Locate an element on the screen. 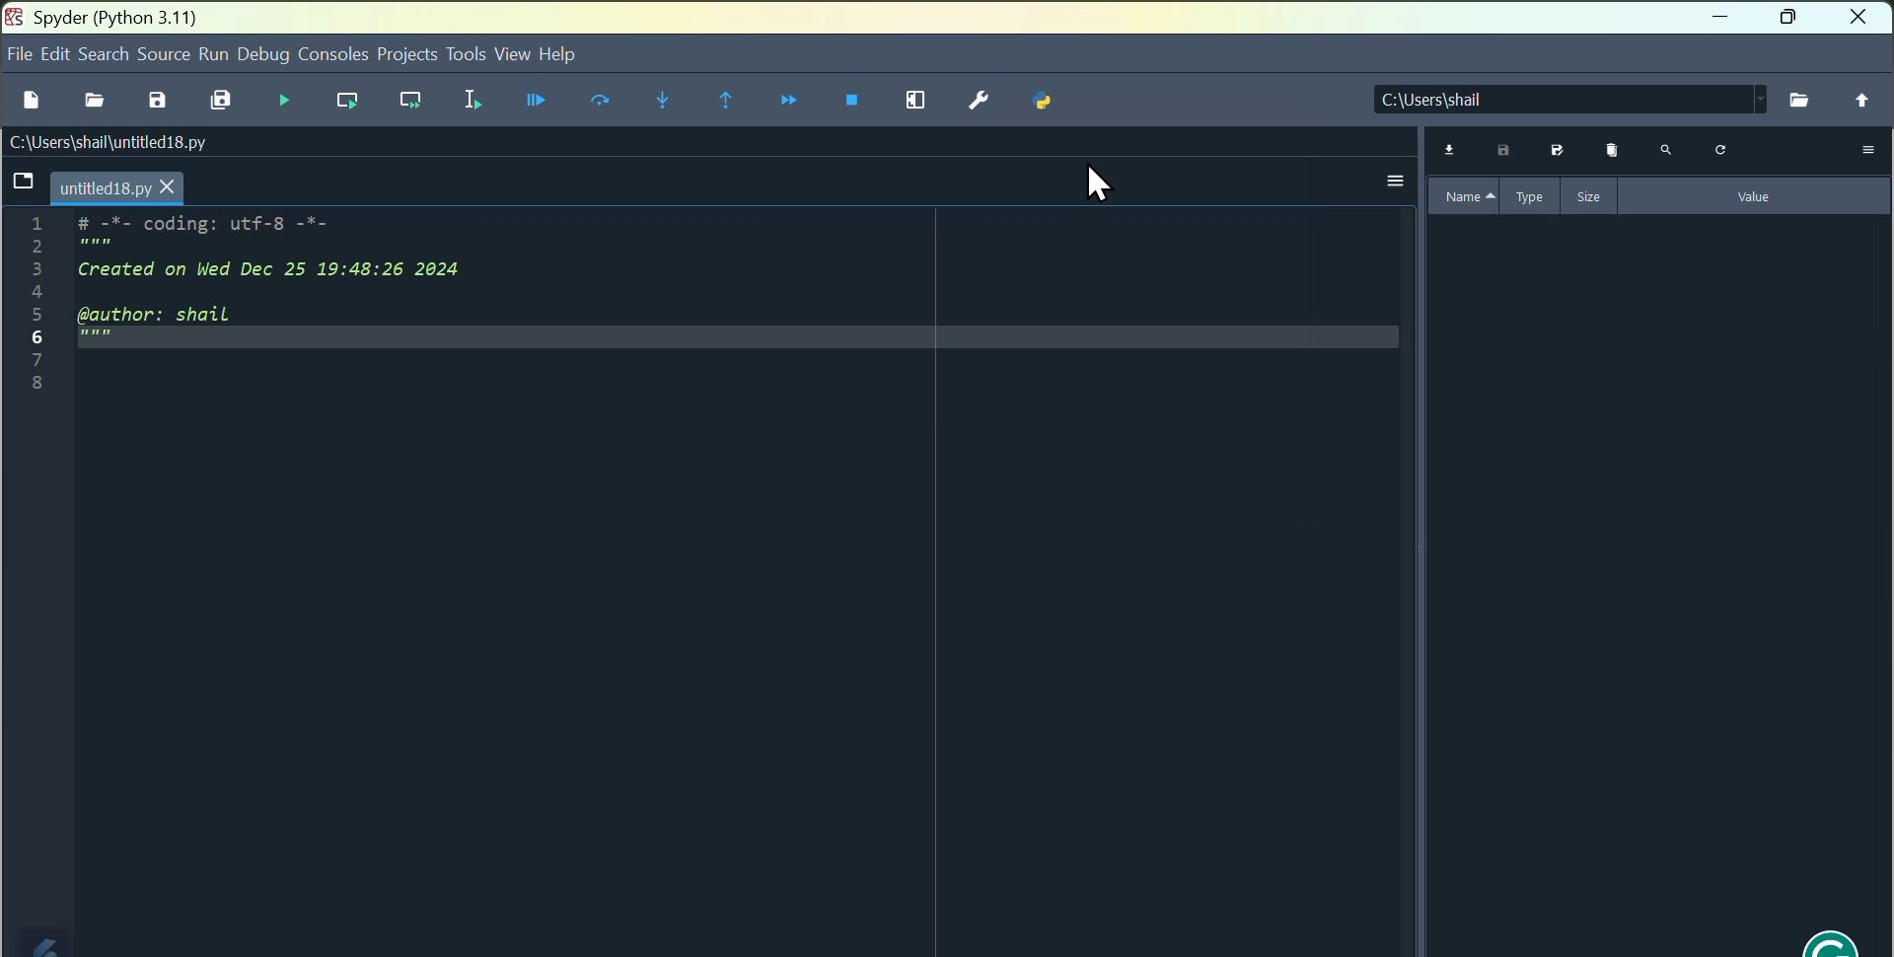  C:\Users\shail\untitled18.py is located at coordinates (106, 140).